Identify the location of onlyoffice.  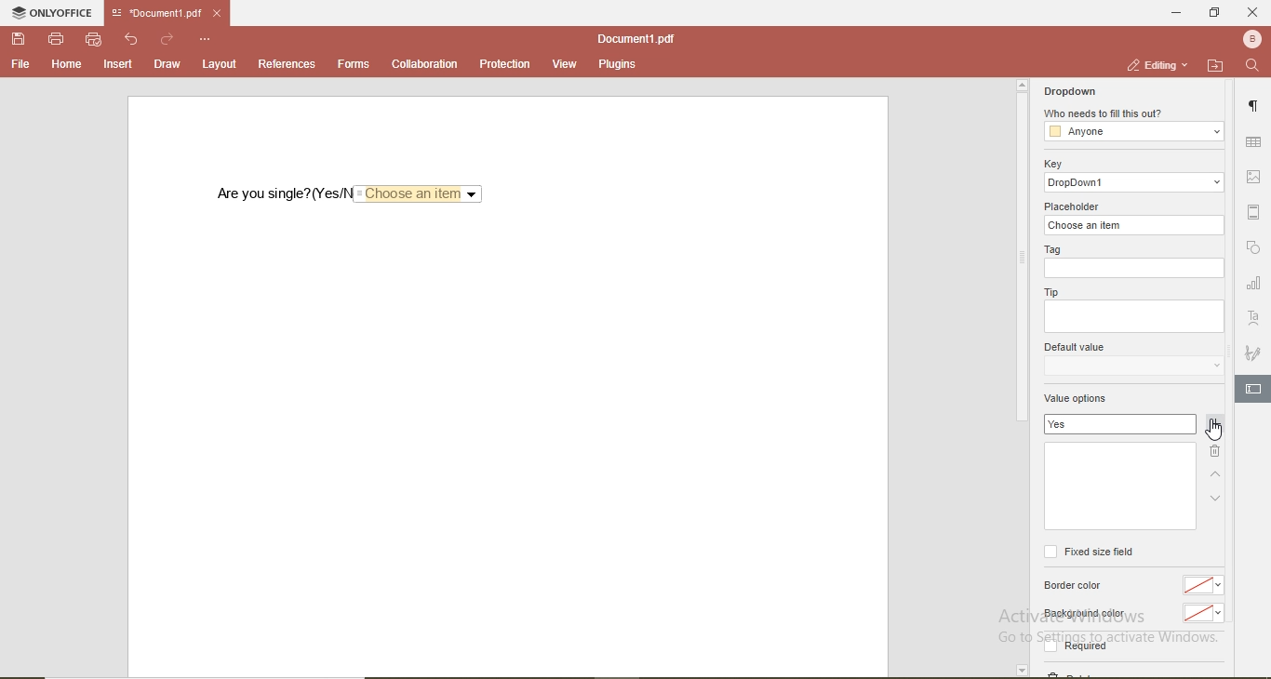
(57, 12).